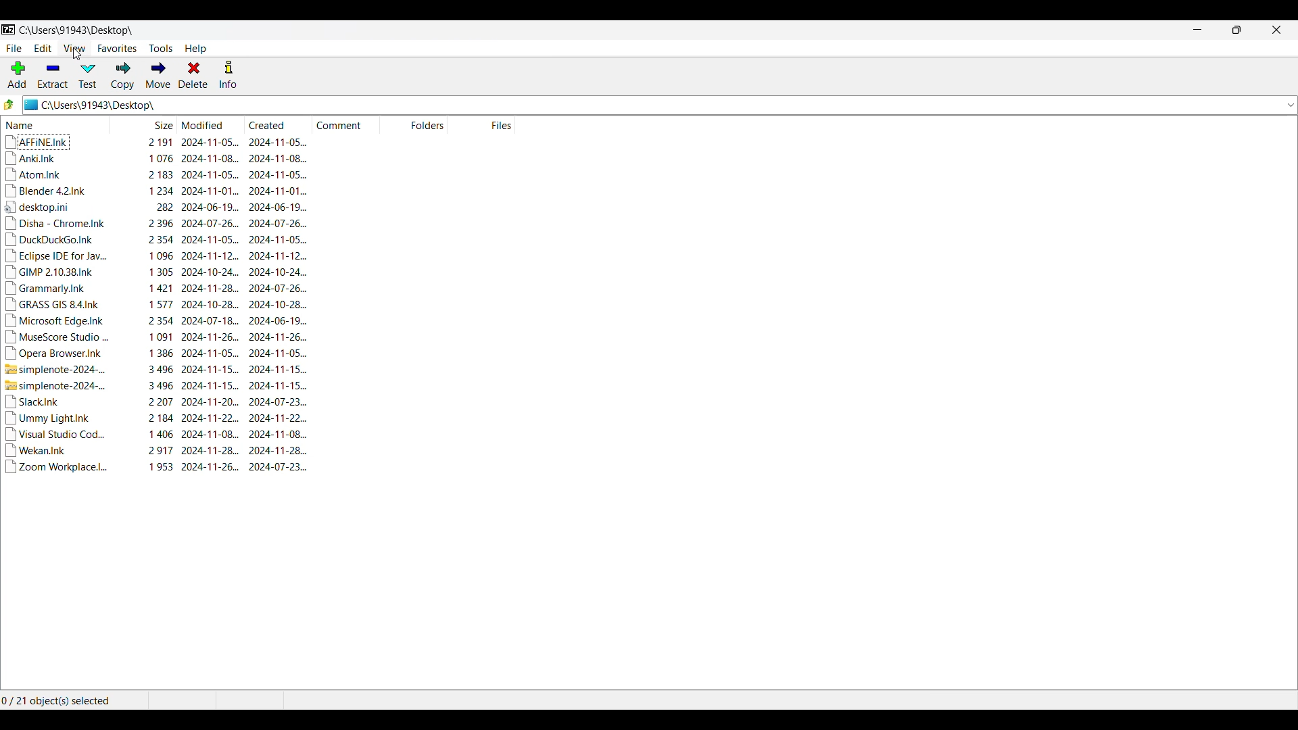 This screenshot has height=730, width=1298. Describe the element at coordinates (158, 191) in the screenshot. I see `Blender 4.2.Ink 1234 2024-11-01... 2024-11-01...` at that location.